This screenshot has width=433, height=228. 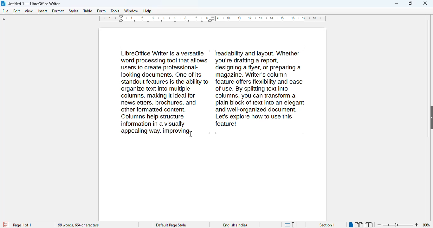 What do you see at coordinates (134, 22) in the screenshot?
I see `center tab` at bounding box center [134, 22].